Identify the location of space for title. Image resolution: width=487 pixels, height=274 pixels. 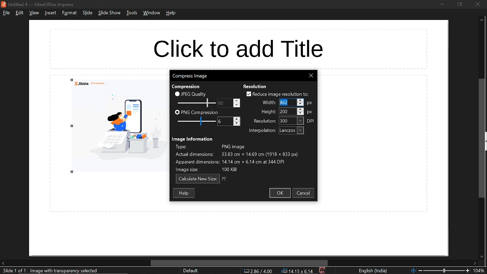
(239, 48).